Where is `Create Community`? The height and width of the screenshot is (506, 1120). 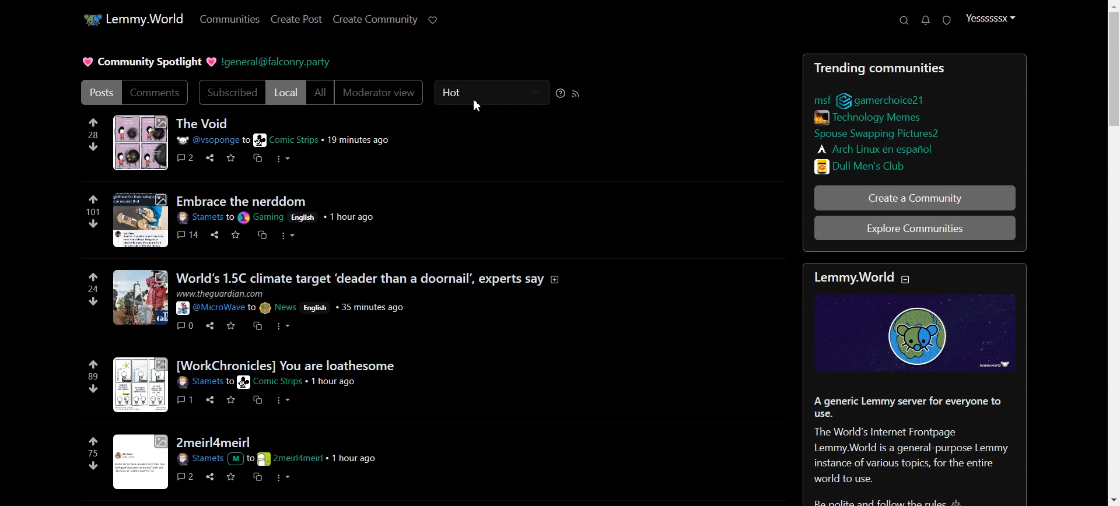 Create Community is located at coordinates (375, 19).